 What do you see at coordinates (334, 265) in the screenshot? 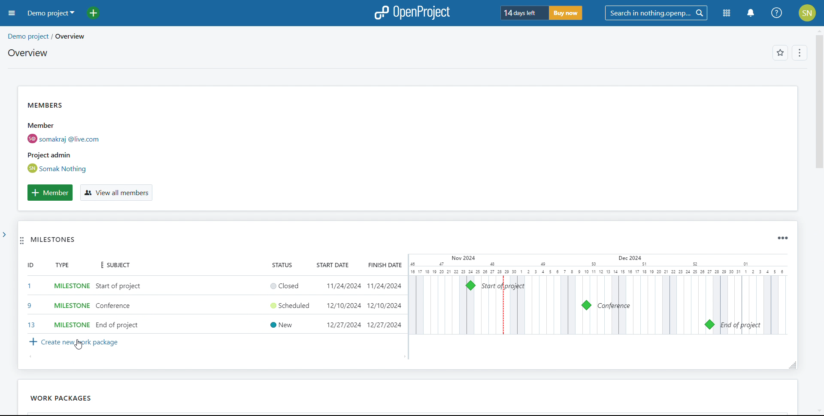
I see `start date` at bounding box center [334, 265].